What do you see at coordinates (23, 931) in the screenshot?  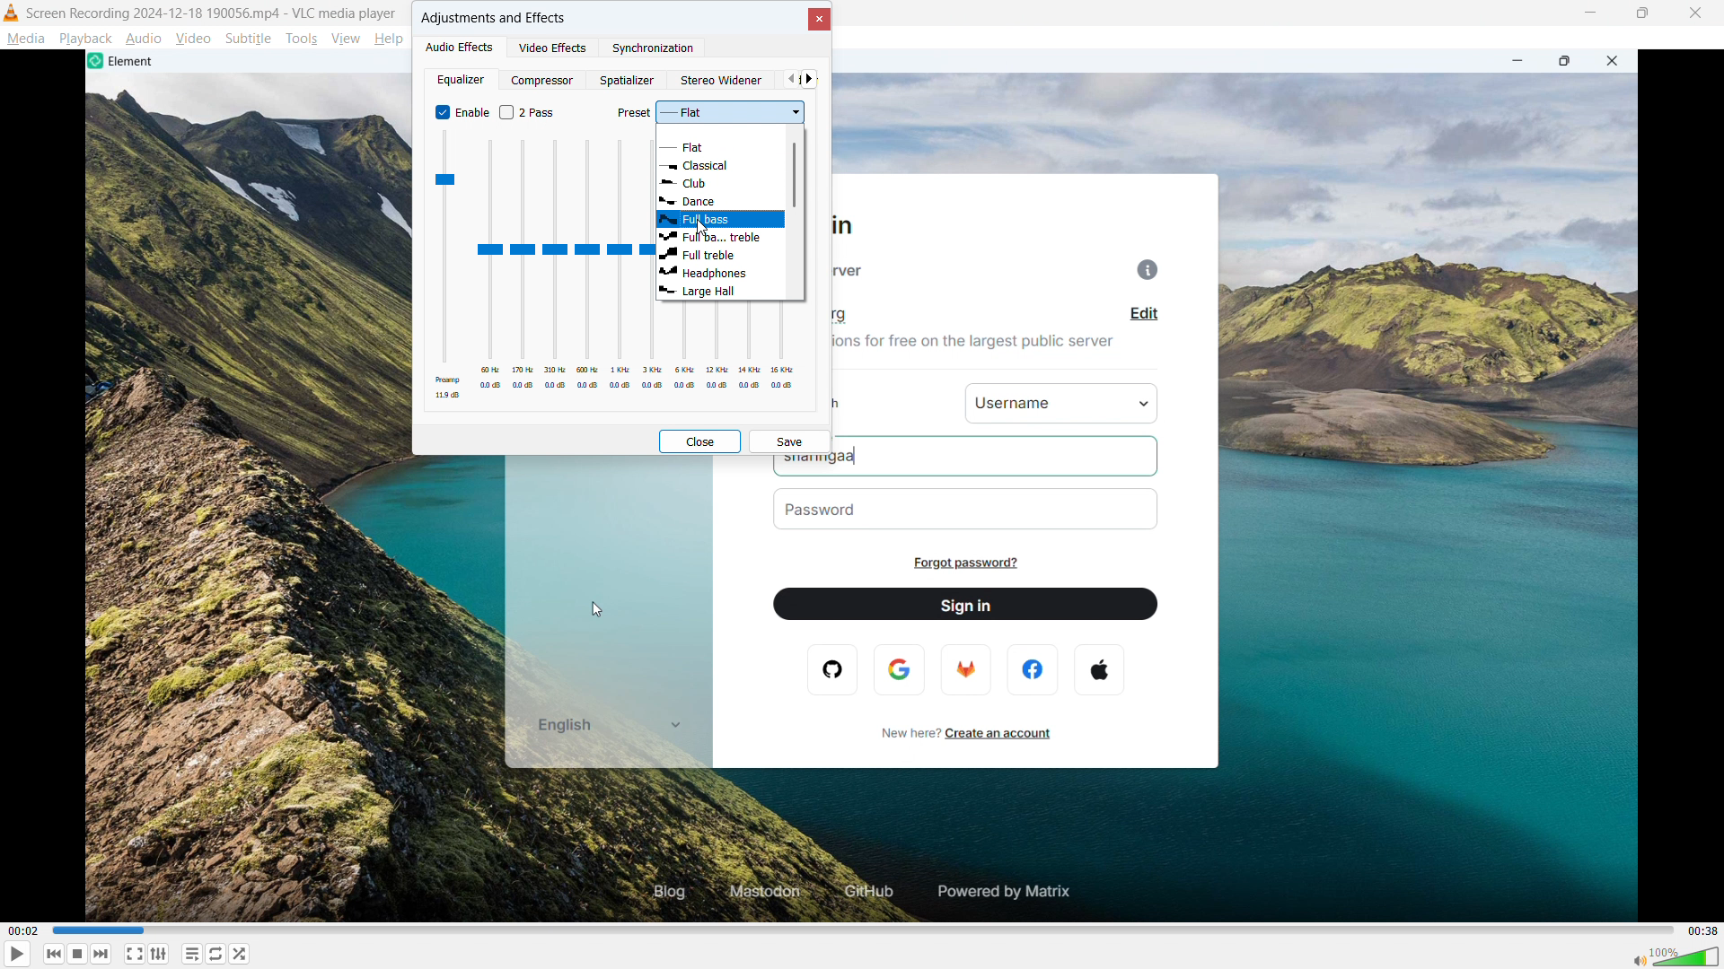 I see `00:38` at bounding box center [23, 931].